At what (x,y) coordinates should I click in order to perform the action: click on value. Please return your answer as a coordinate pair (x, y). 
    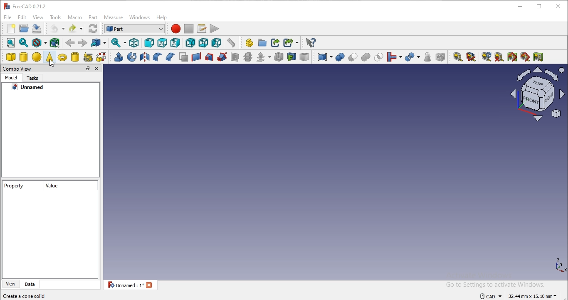
    Looking at the image, I should click on (54, 185).